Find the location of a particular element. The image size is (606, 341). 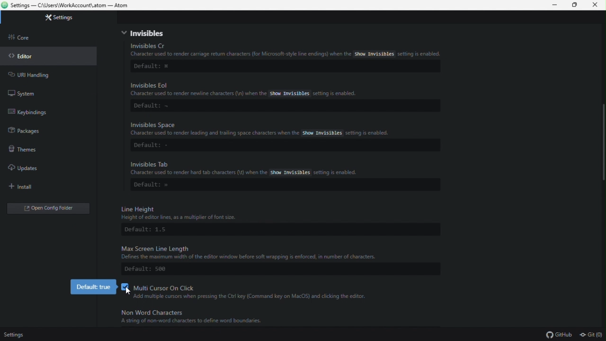

Non Word Characters
A string of non-word characters to define word boundaries. is located at coordinates (205, 317).